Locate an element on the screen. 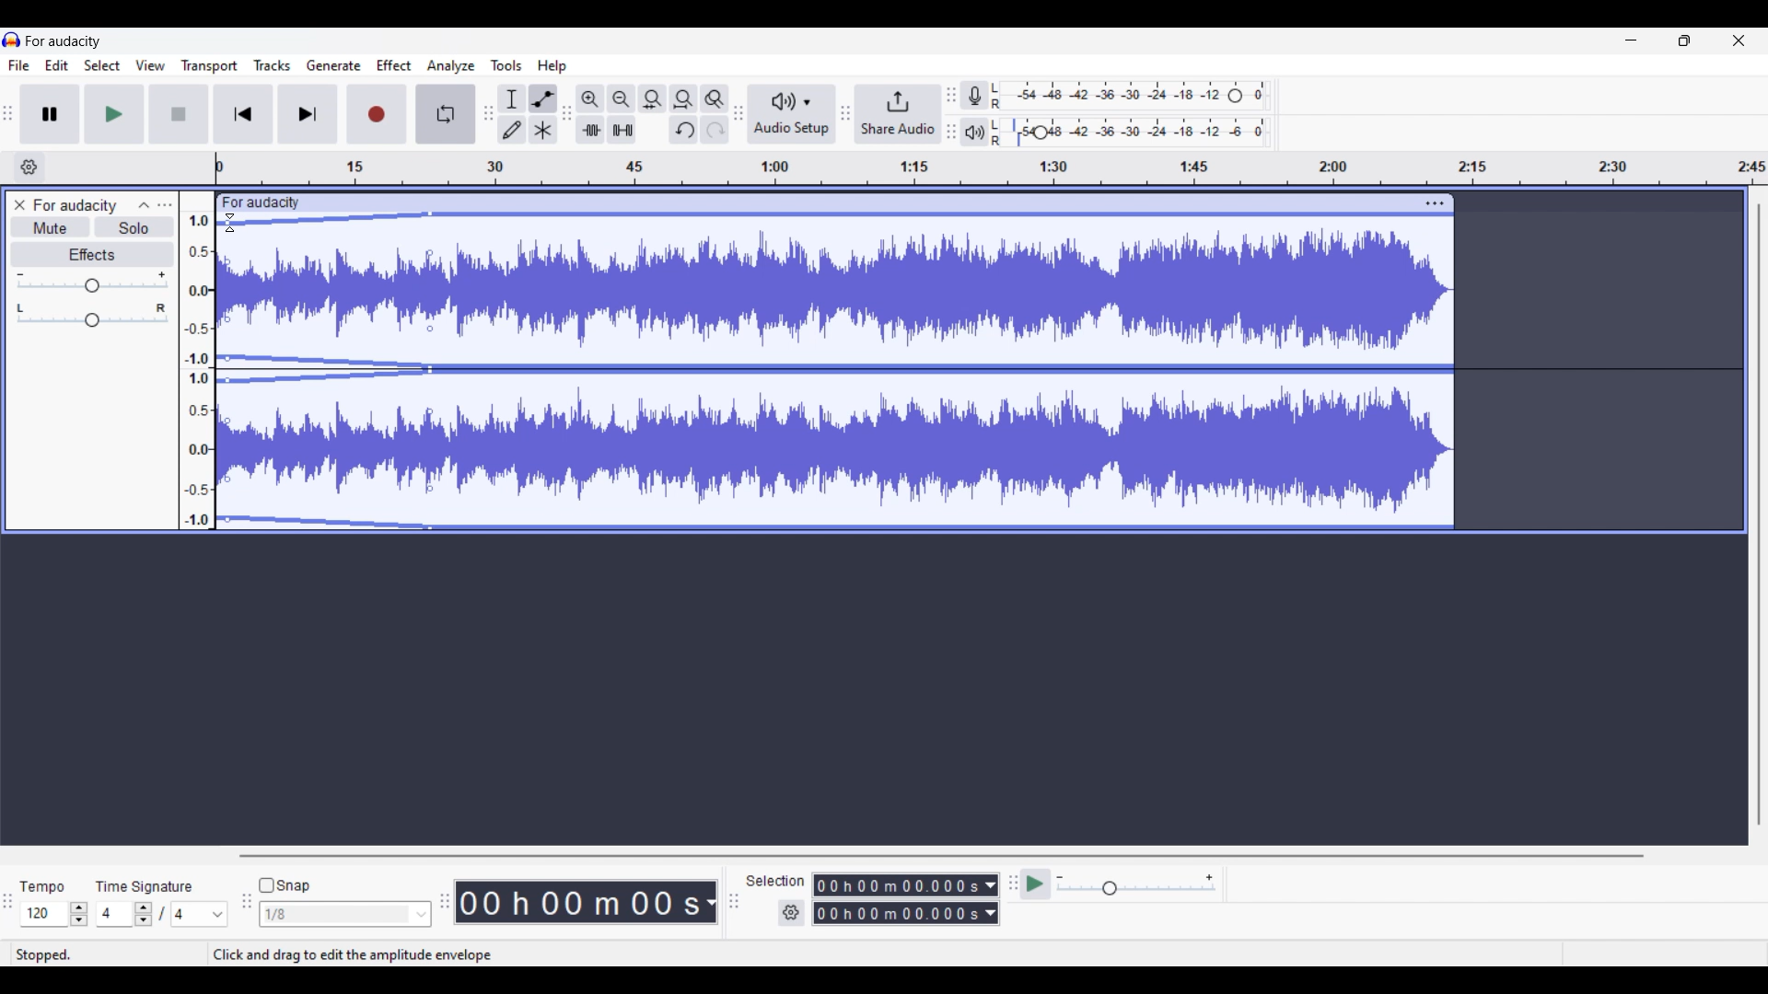  for audacity is located at coordinates (76, 205).